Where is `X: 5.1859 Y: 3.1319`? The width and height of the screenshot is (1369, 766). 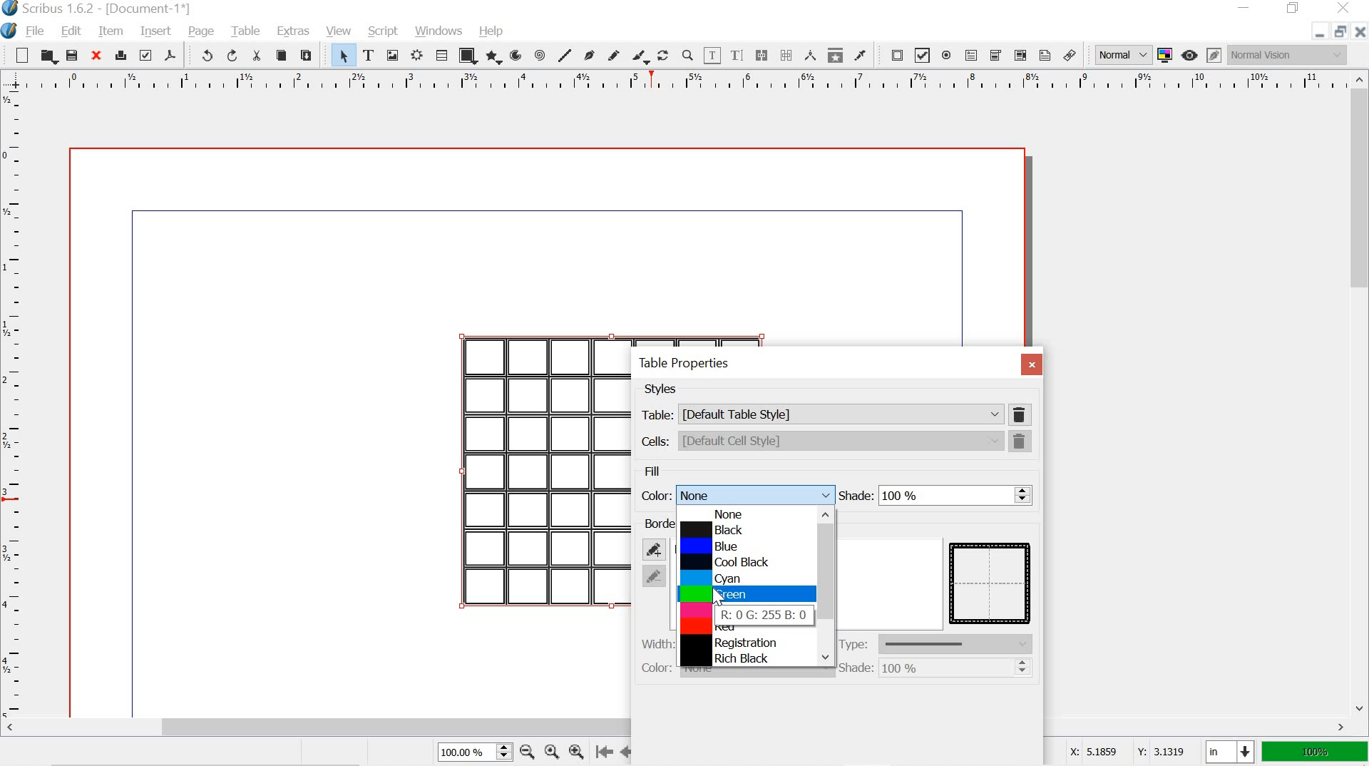 X: 5.1859 Y: 3.1319 is located at coordinates (1127, 753).